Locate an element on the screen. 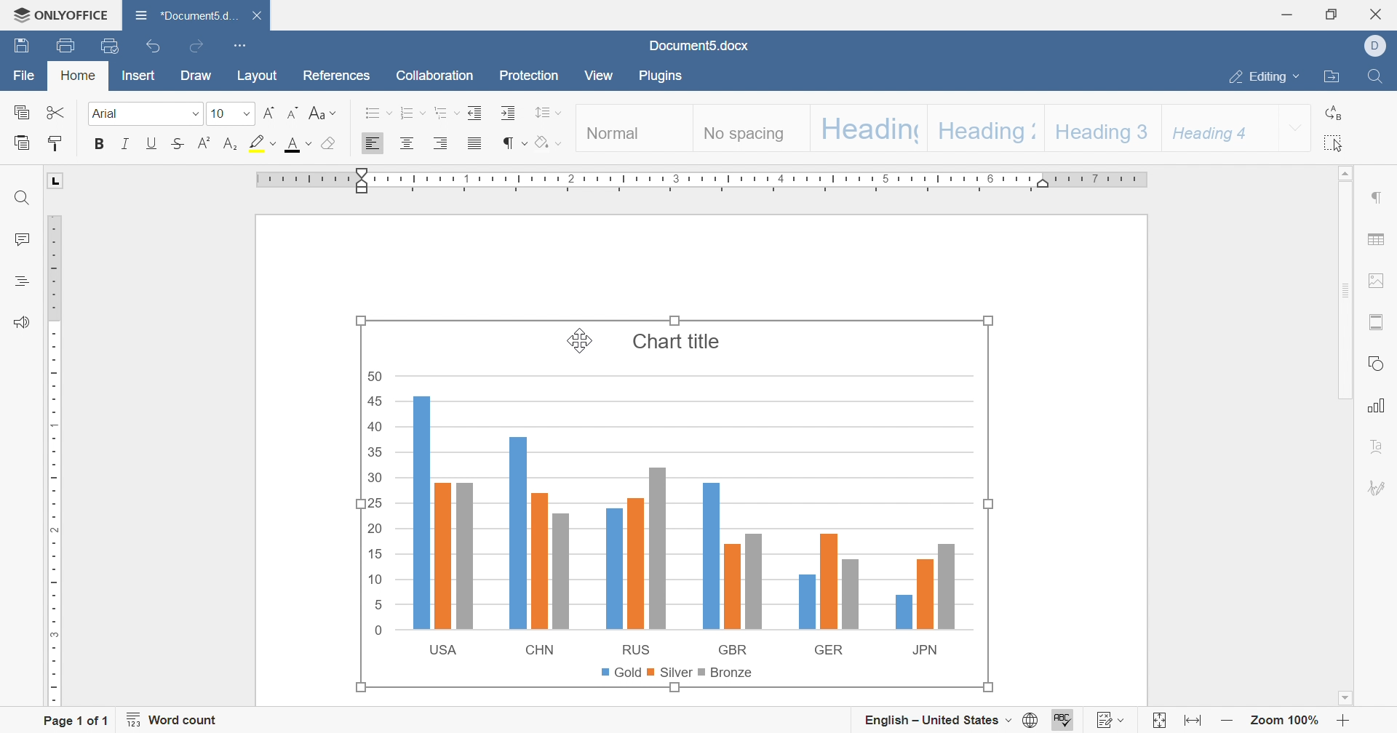 The image size is (1397, 733). signature settings is located at coordinates (1382, 487).